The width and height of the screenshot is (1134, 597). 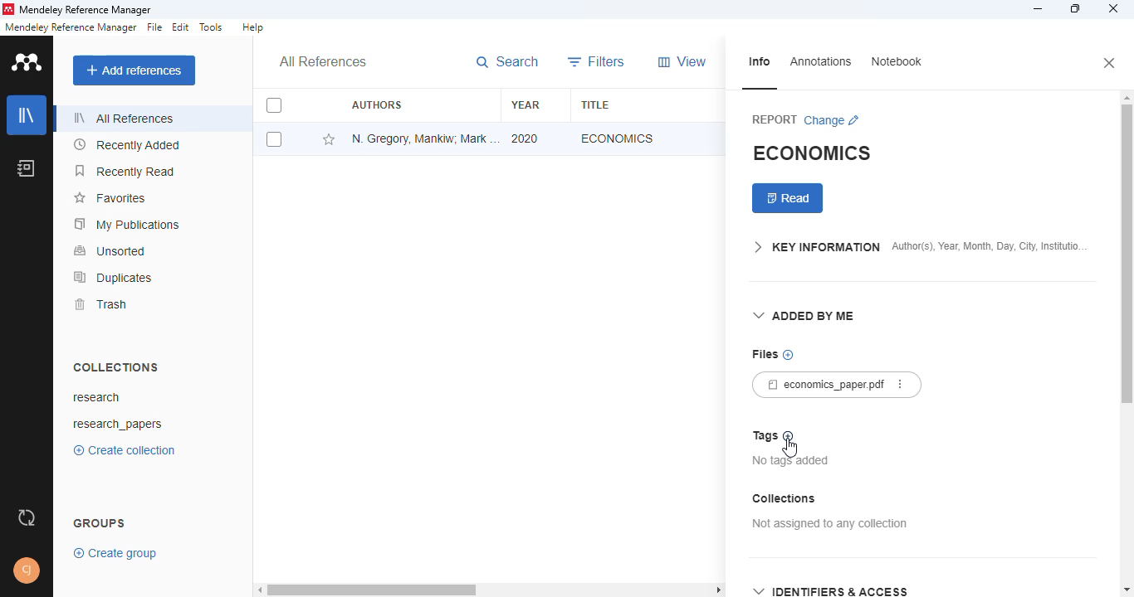 What do you see at coordinates (100, 523) in the screenshot?
I see `groups` at bounding box center [100, 523].